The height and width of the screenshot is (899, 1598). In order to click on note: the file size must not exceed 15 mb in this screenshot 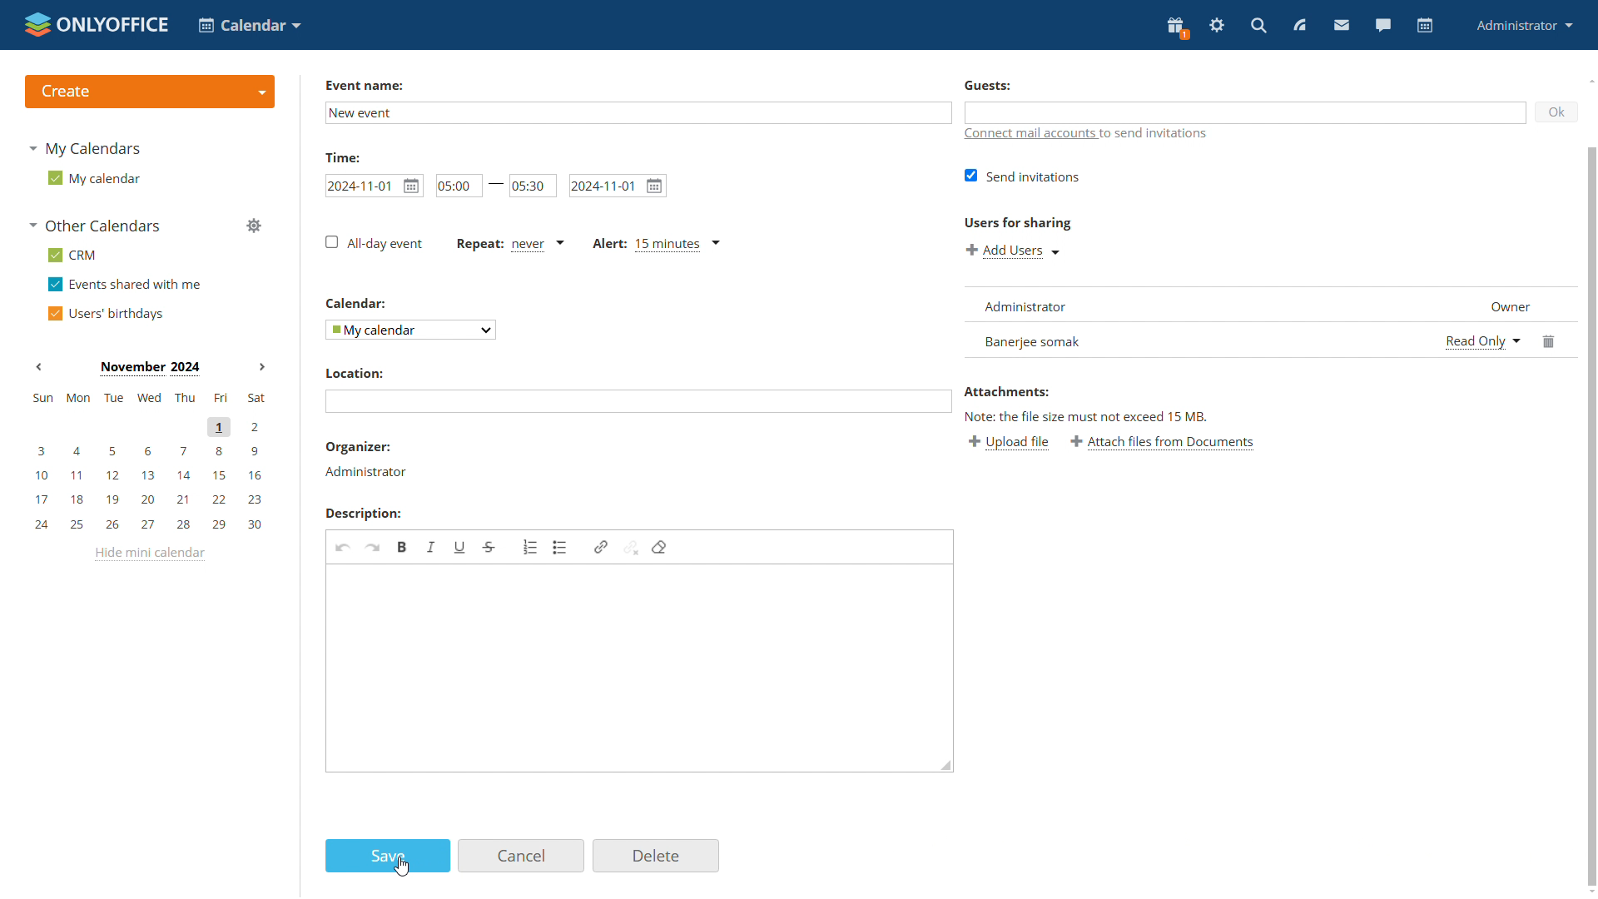, I will do `click(1087, 417)`.